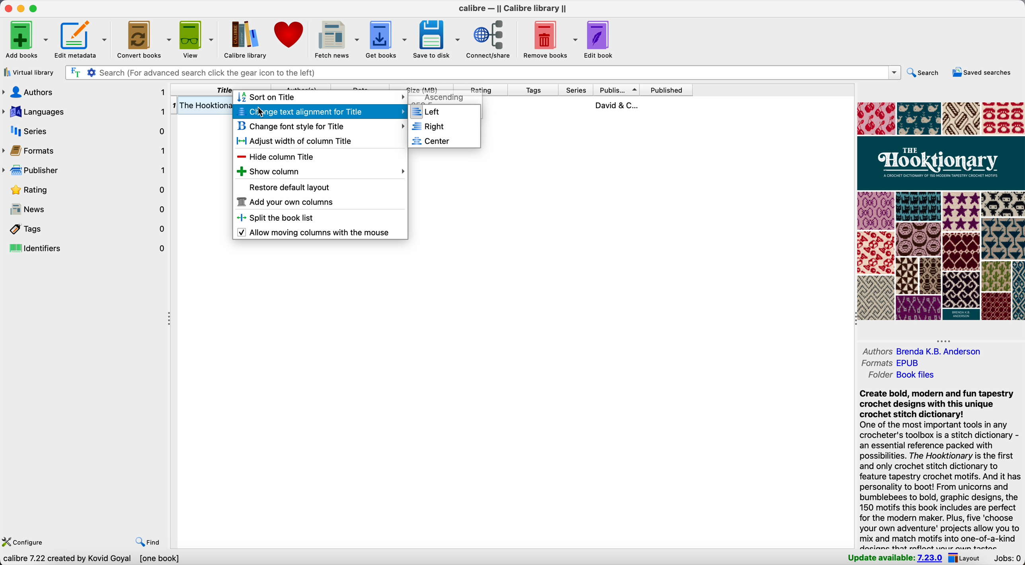 Image resolution: width=1025 pixels, height=565 pixels. What do you see at coordinates (901, 375) in the screenshot?
I see `folder Book files` at bounding box center [901, 375].